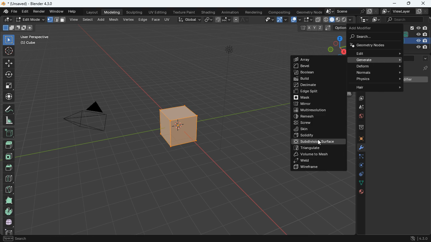 Image resolution: width=431 pixels, height=242 pixels. Describe the element at coordinates (314, 92) in the screenshot. I see `edge split` at that location.